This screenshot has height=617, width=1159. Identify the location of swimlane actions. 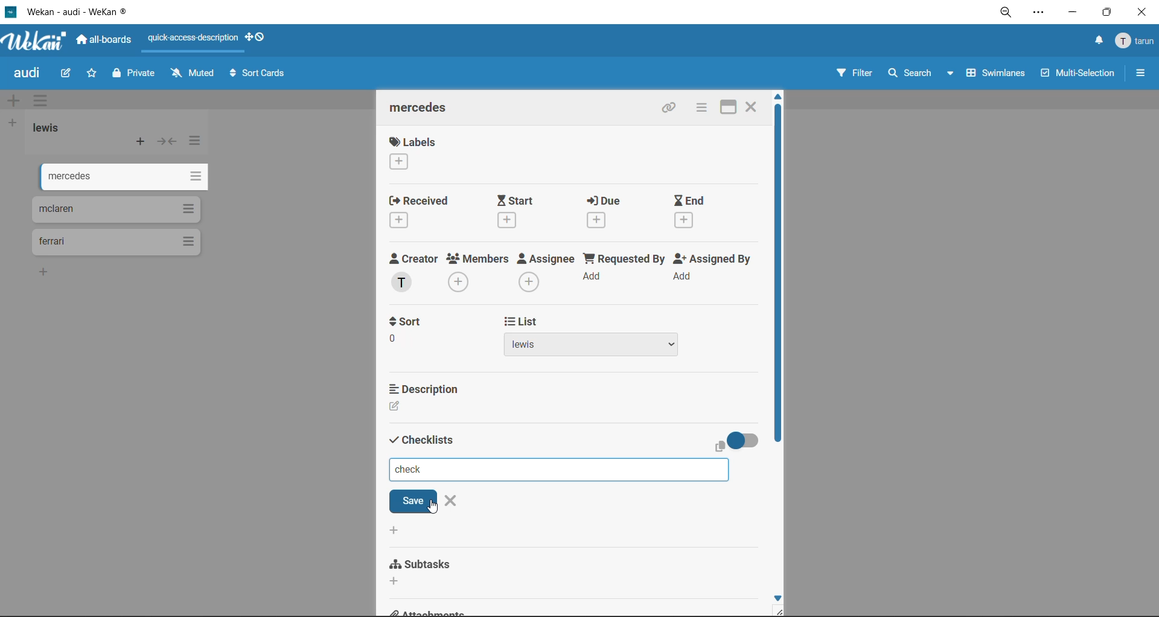
(44, 102).